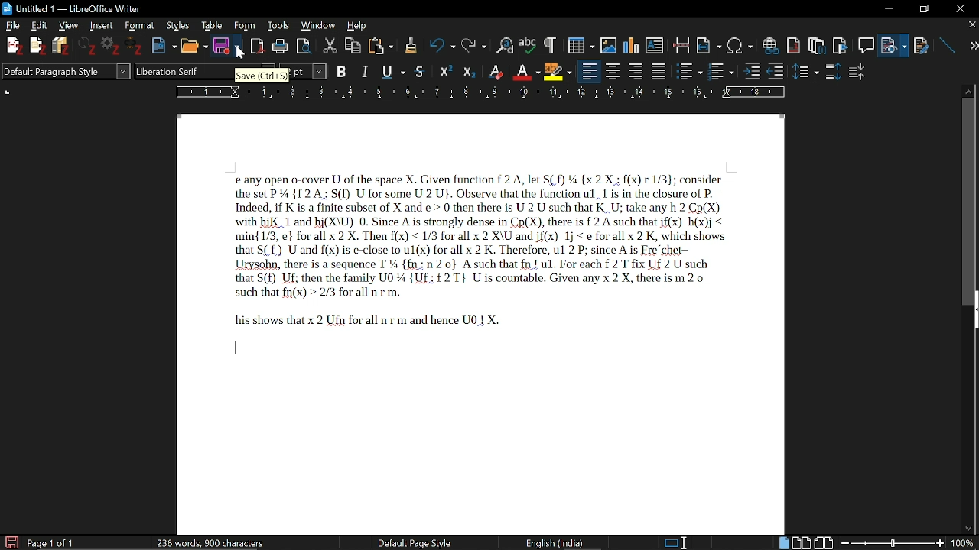 The image size is (979, 550). I want to click on Strike through, so click(421, 71).